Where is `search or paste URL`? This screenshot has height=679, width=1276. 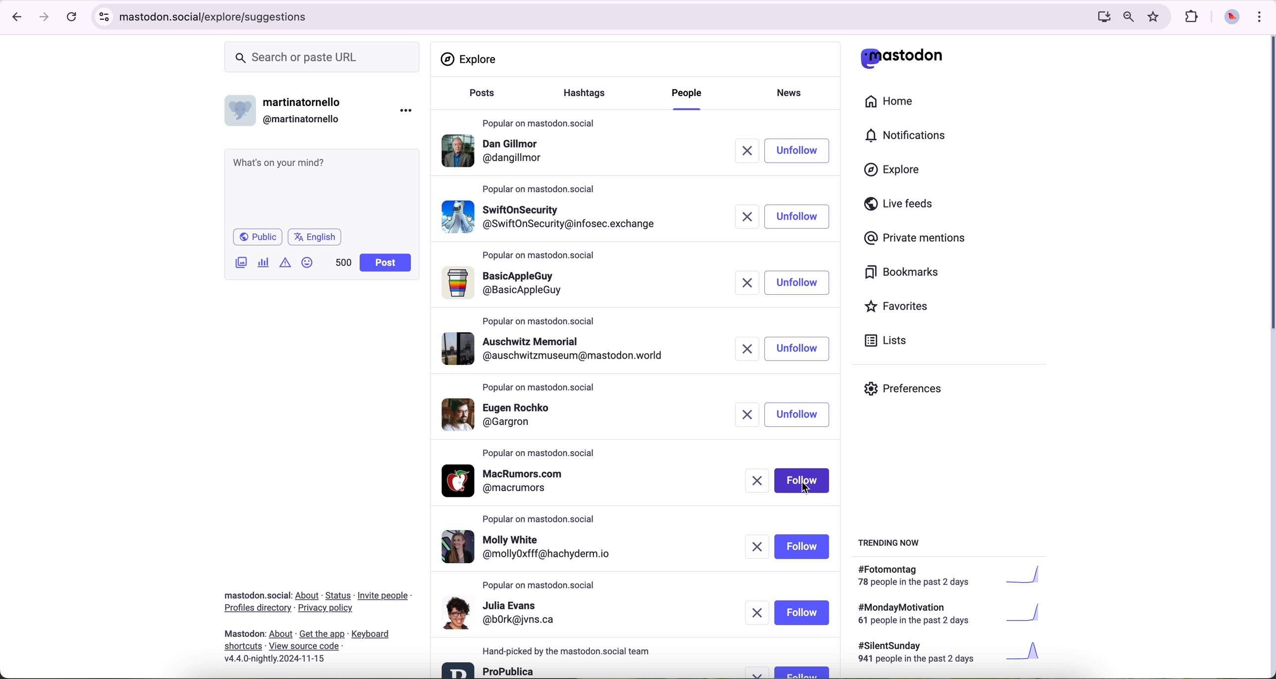 search or paste URL is located at coordinates (322, 57).